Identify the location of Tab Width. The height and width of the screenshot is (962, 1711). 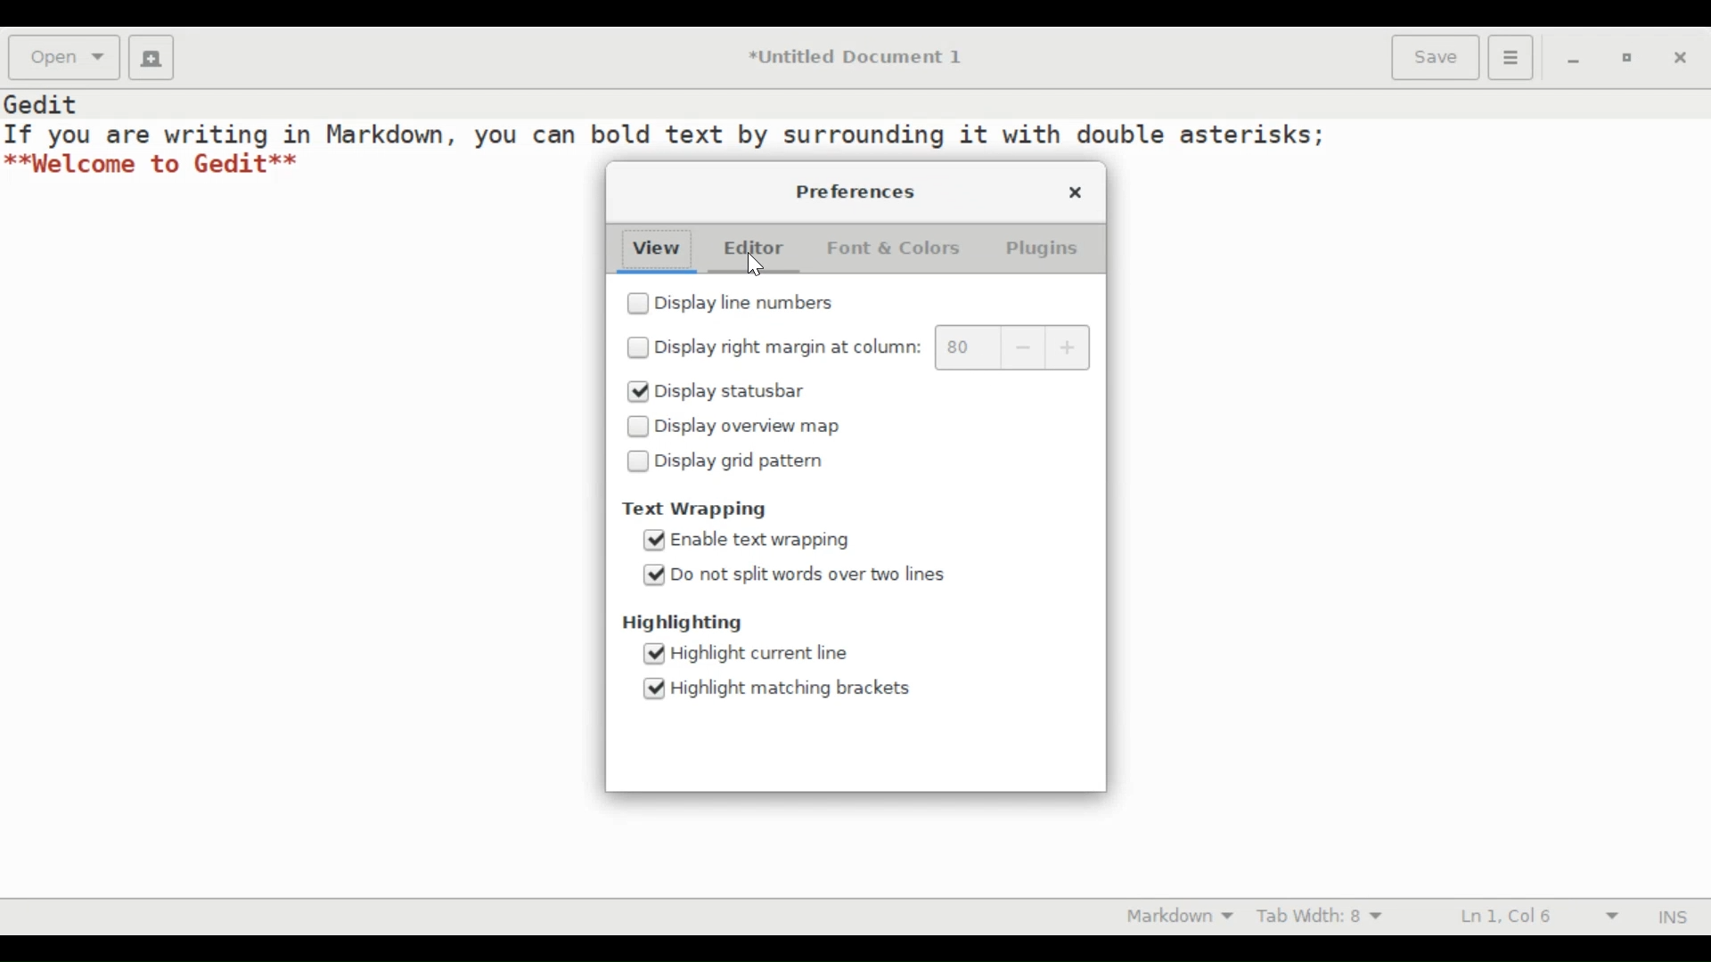
(1325, 916).